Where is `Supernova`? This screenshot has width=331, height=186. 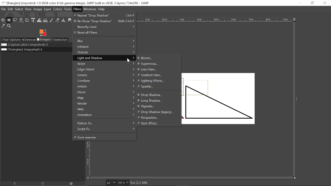 Supernova is located at coordinates (157, 64).